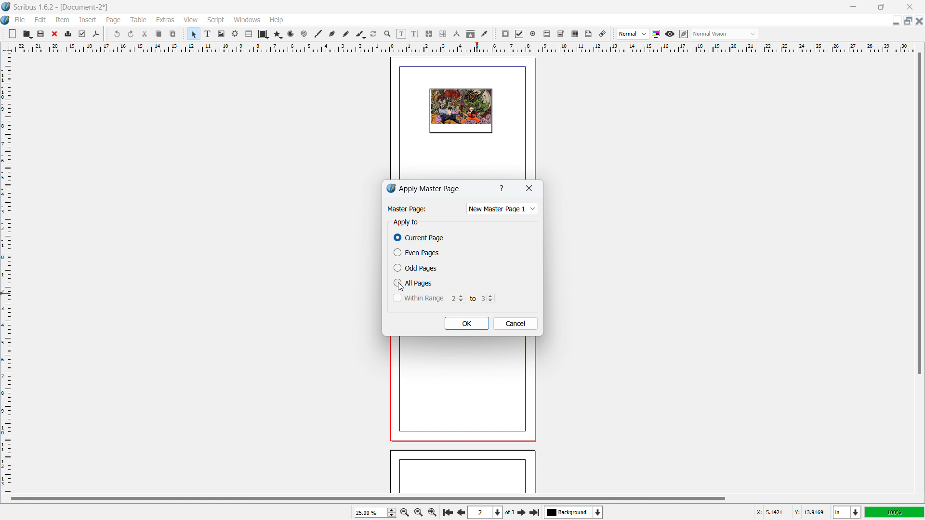 The height and width of the screenshot is (520, 925). What do you see at coordinates (208, 33) in the screenshot?
I see `text frame` at bounding box center [208, 33].